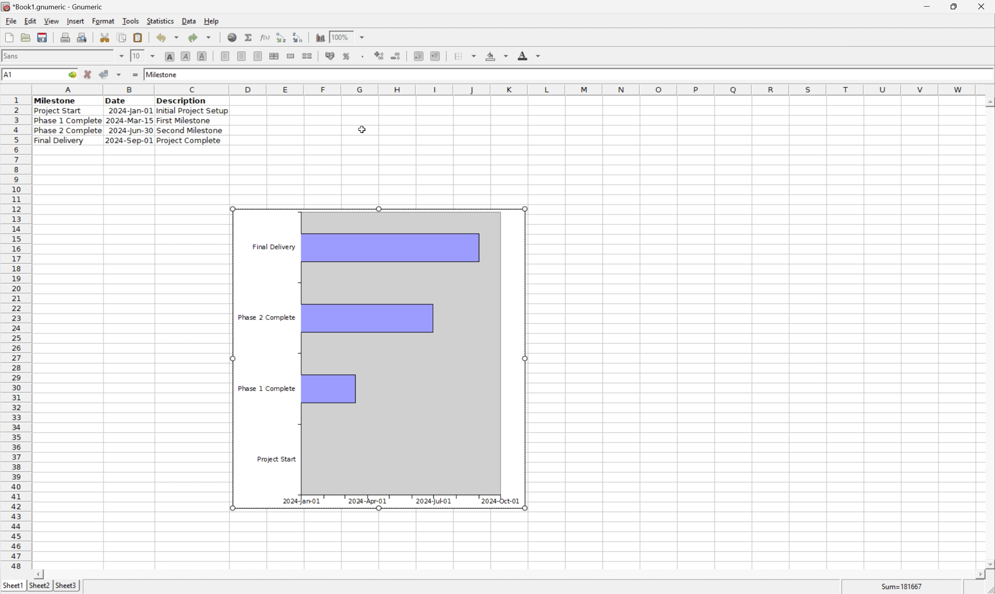 The height and width of the screenshot is (594, 995). Describe the element at coordinates (364, 56) in the screenshot. I see `Set the format of the selected cells to include a thousands separator` at that location.